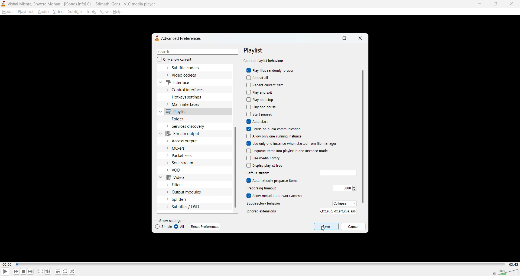 The height and width of the screenshot is (276, 520). What do you see at coordinates (41, 271) in the screenshot?
I see `fullscreen` at bounding box center [41, 271].